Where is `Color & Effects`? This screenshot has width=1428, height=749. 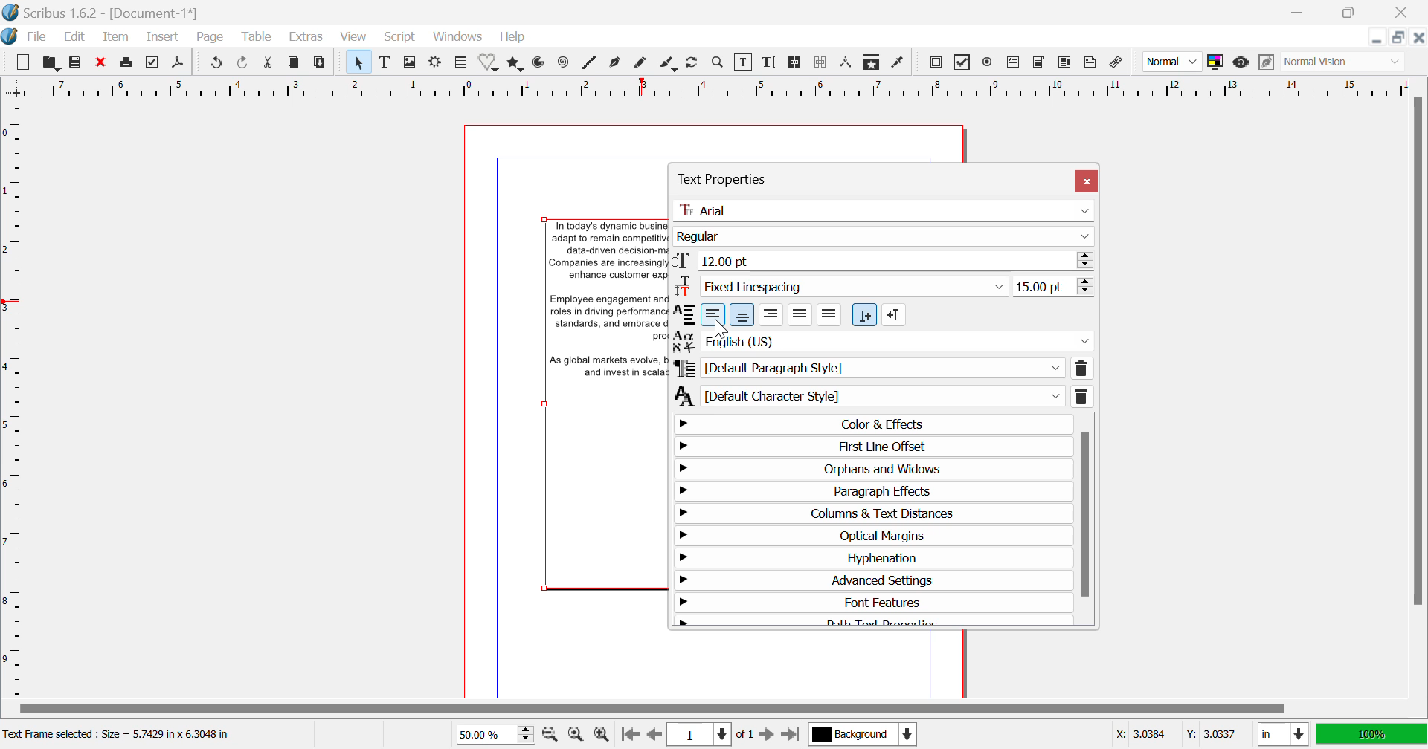 Color & Effects is located at coordinates (870, 423).